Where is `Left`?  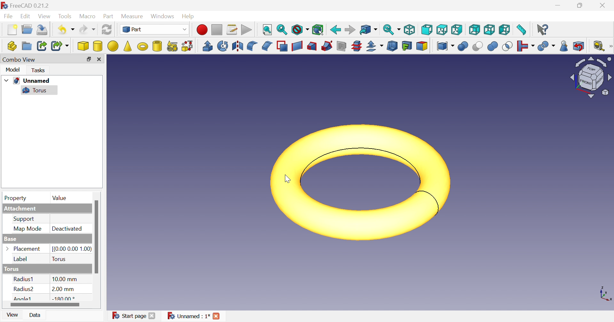 Left is located at coordinates (504, 29).